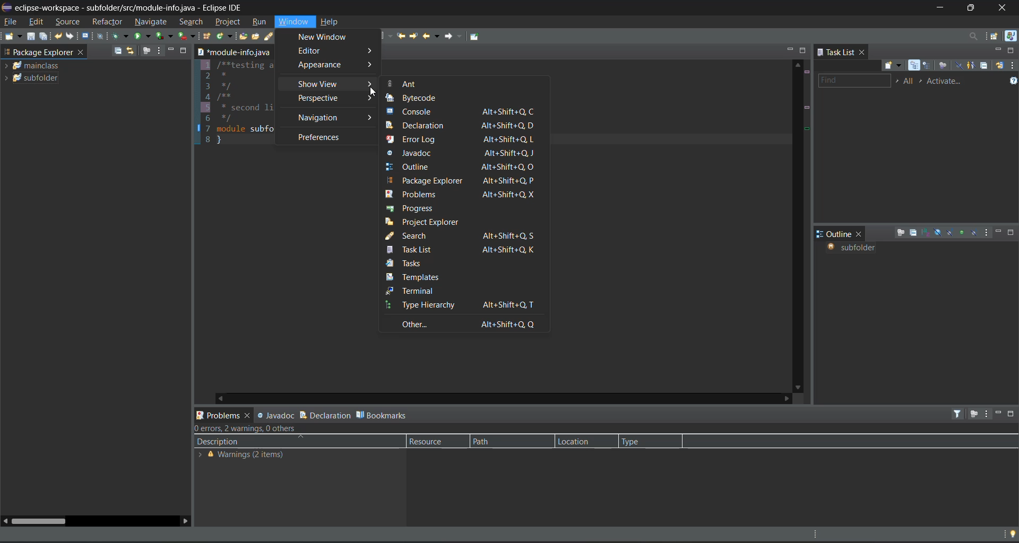 The height and width of the screenshot is (543, 1019). I want to click on activate, so click(948, 82).